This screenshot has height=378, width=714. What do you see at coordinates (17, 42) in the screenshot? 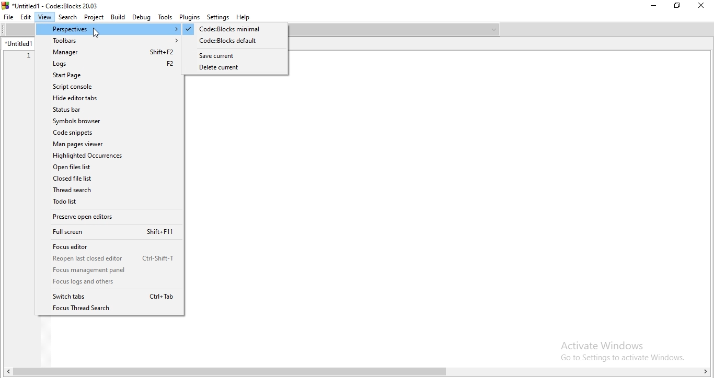
I see `untitled 1` at bounding box center [17, 42].